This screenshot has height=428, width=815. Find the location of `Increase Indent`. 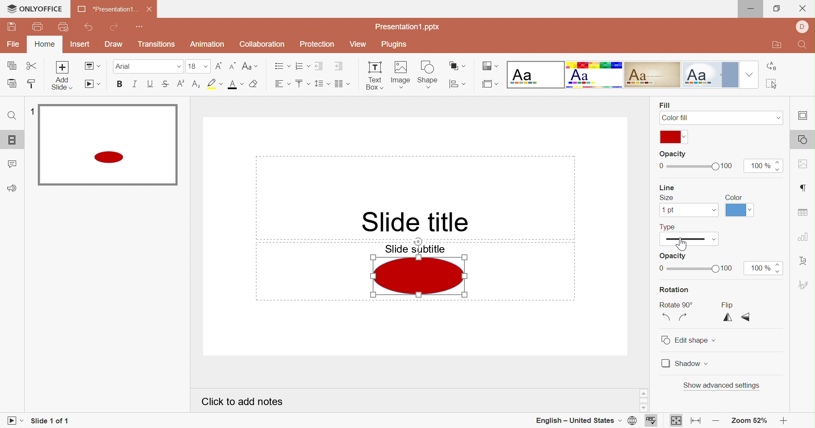

Increase Indent is located at coordinates (338, 66).